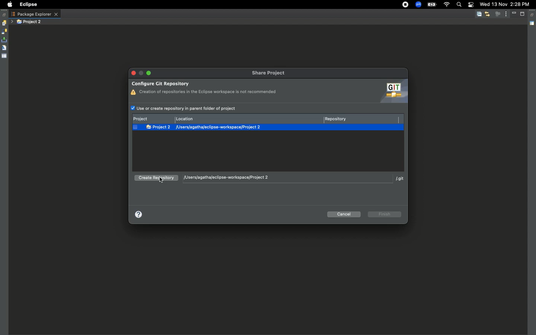  I want to click on Maximize, so click(523, 14).